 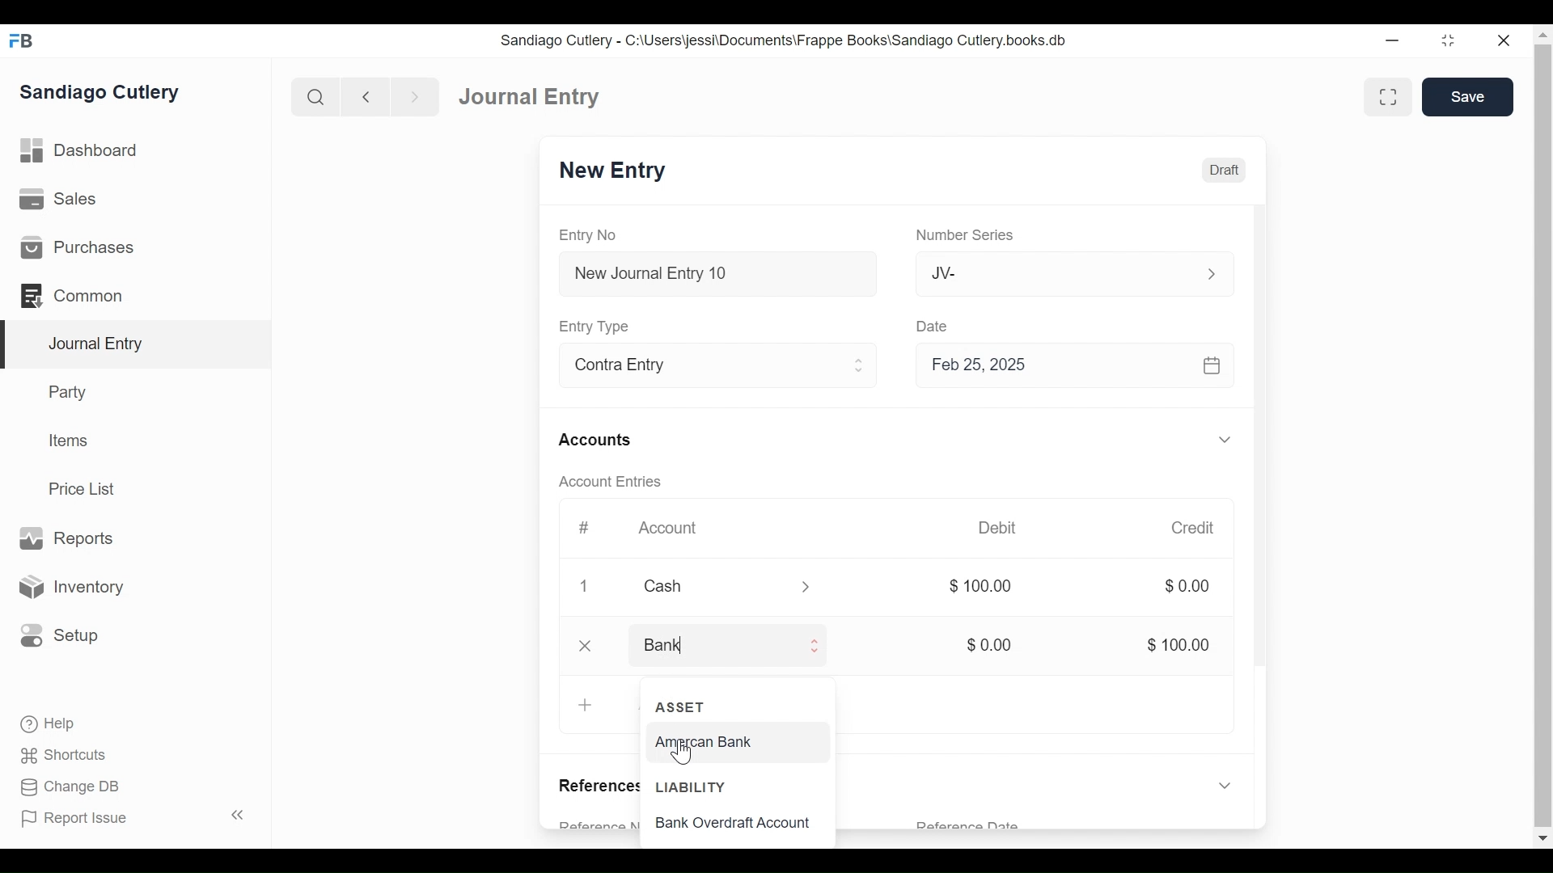 I want to click on Entry No, so click(x=590, y=234).